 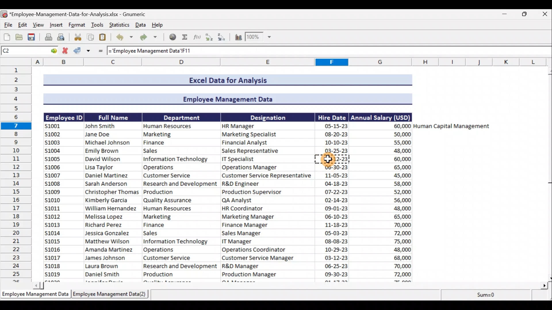 What do you see at coordinates (62, 37) in the screenshot?
I see `Print preview` at bounding box center [62, 37].